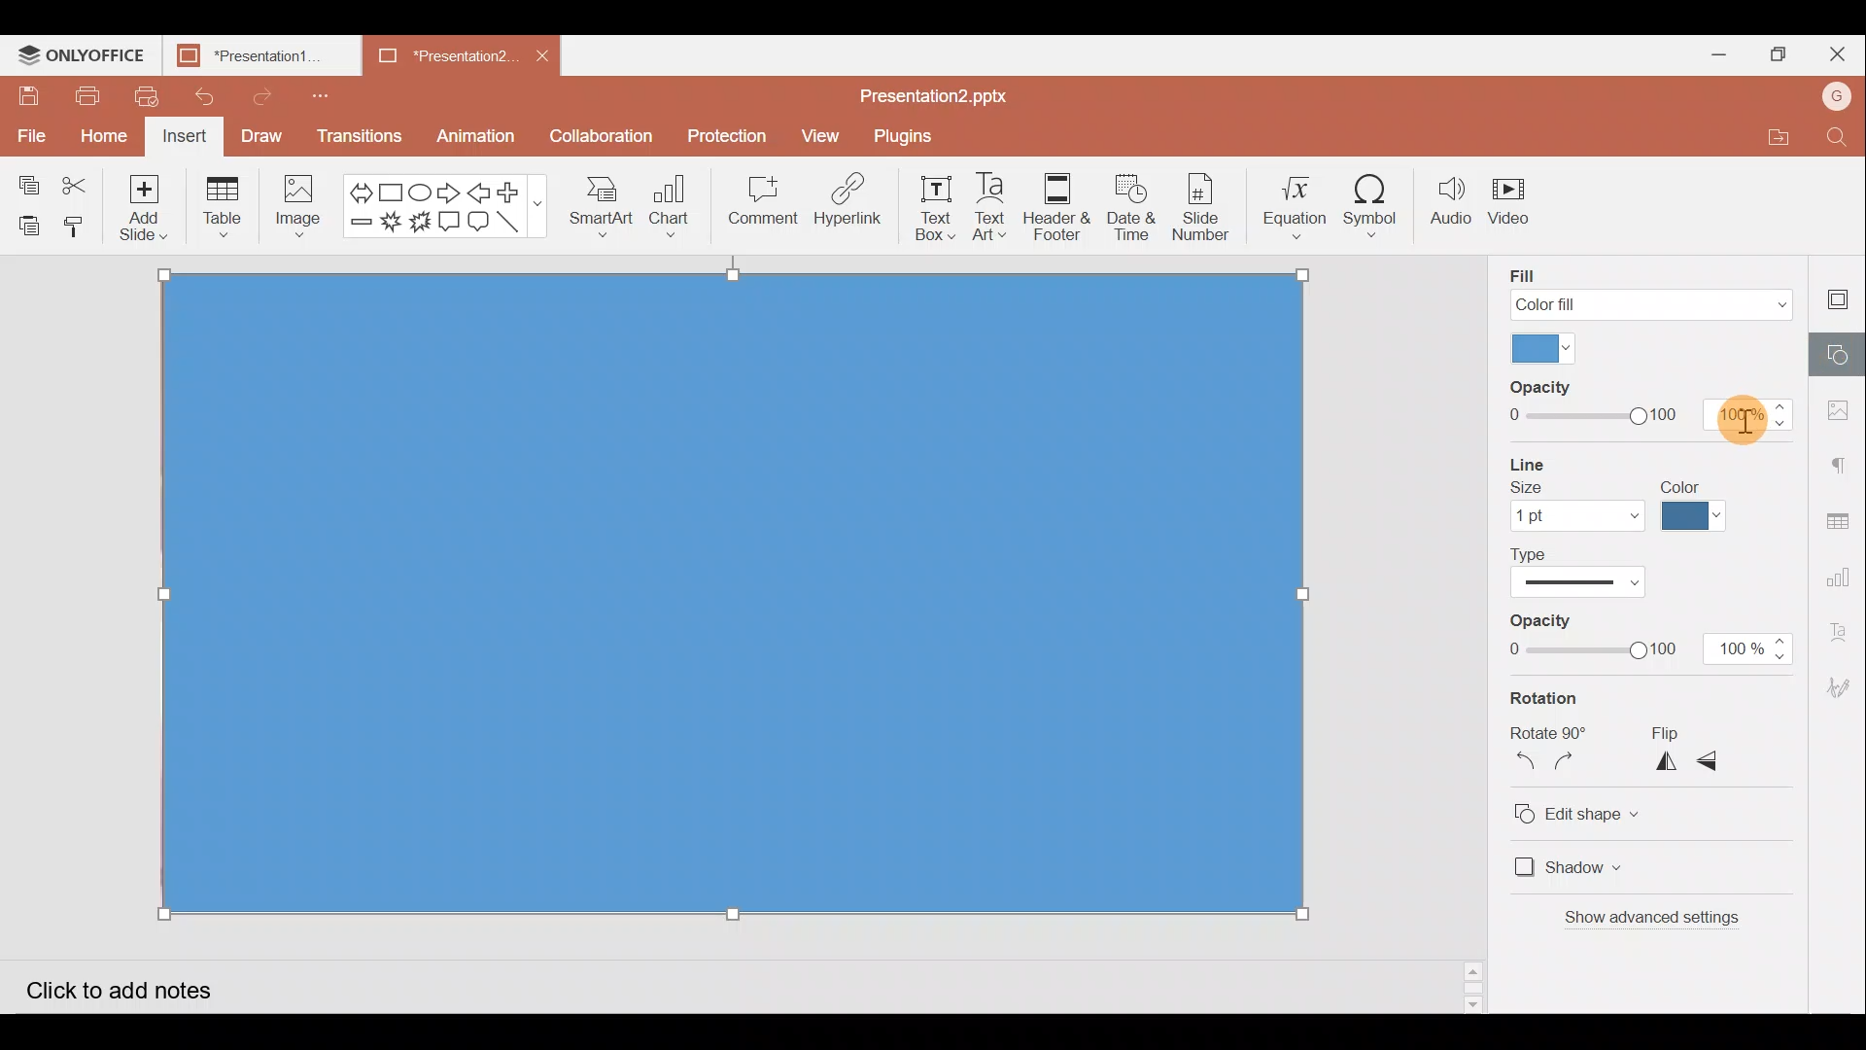 This screenshot has height=1050, width=1866. I want to click on Shadow, so click(1569, 868).